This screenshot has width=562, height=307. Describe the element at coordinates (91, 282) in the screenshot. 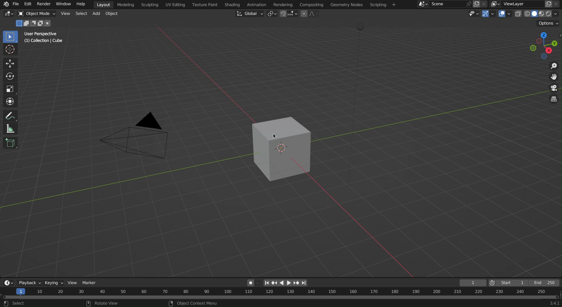

I see `Marker` at that location.